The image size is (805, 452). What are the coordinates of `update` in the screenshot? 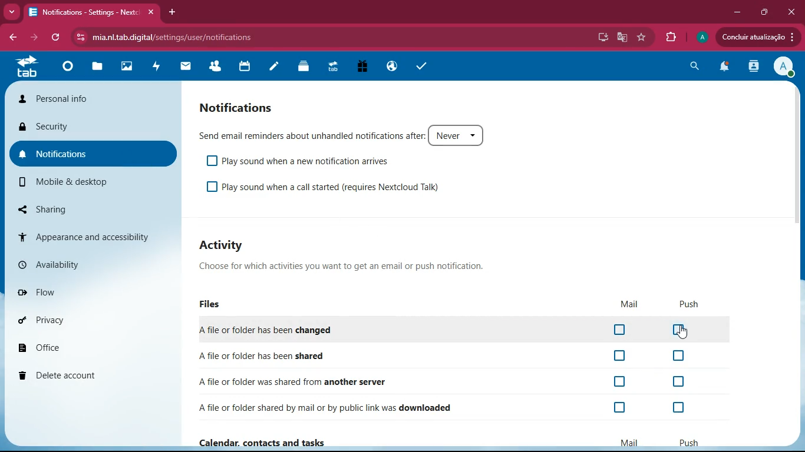 It's located at (758, 38).